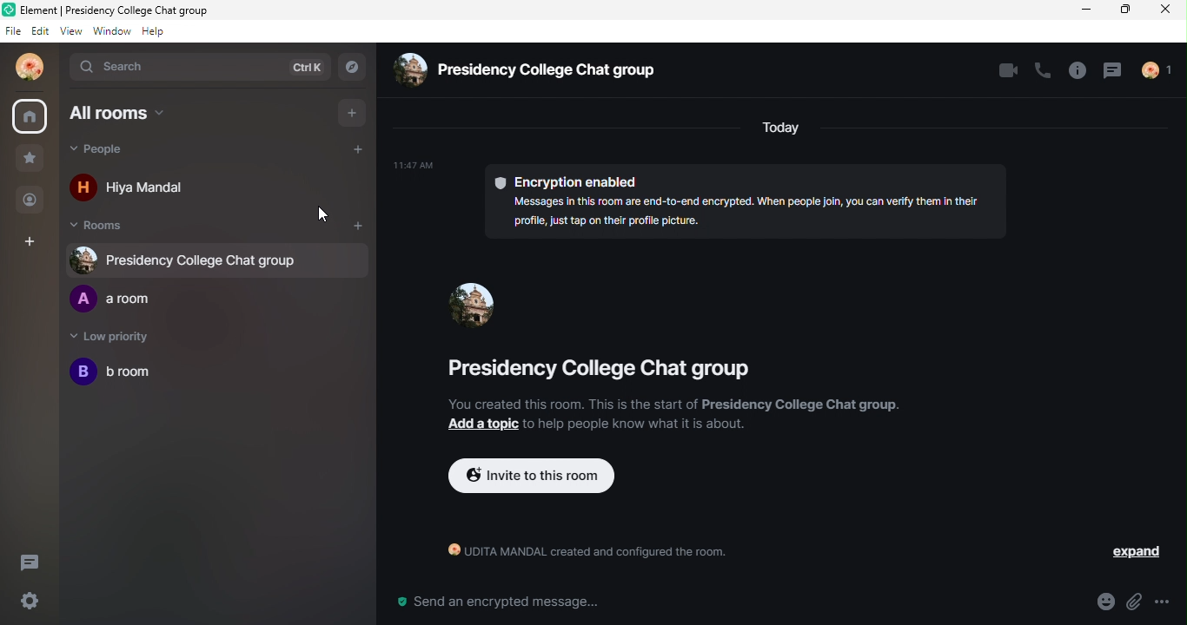  I want to click on people, so click(149, 153).